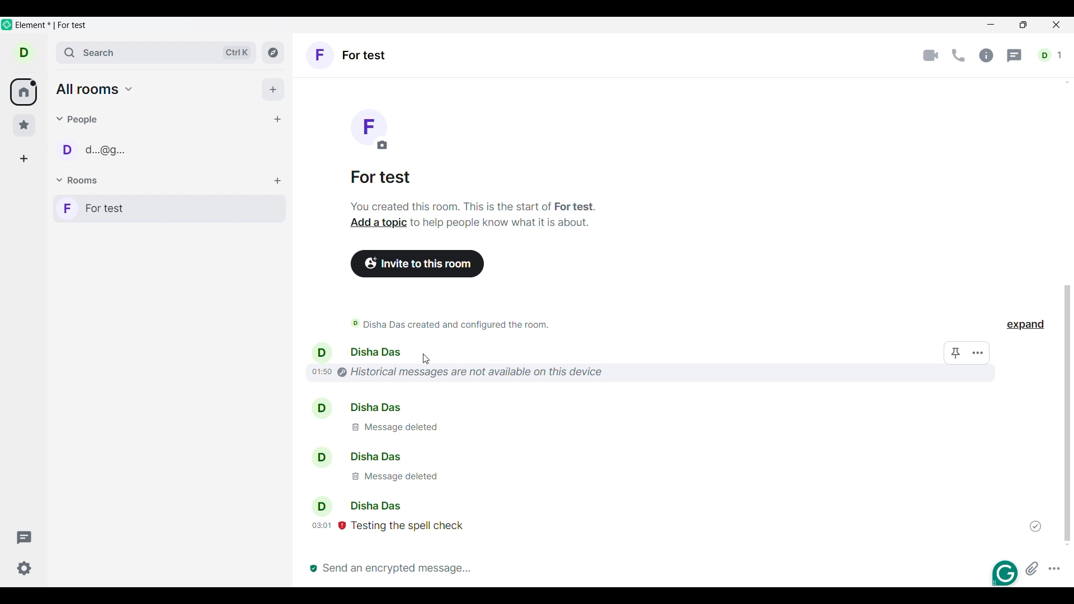  Describe the element at coordinates (426, 359) in the screenshot. I see `Cursor` at that location.